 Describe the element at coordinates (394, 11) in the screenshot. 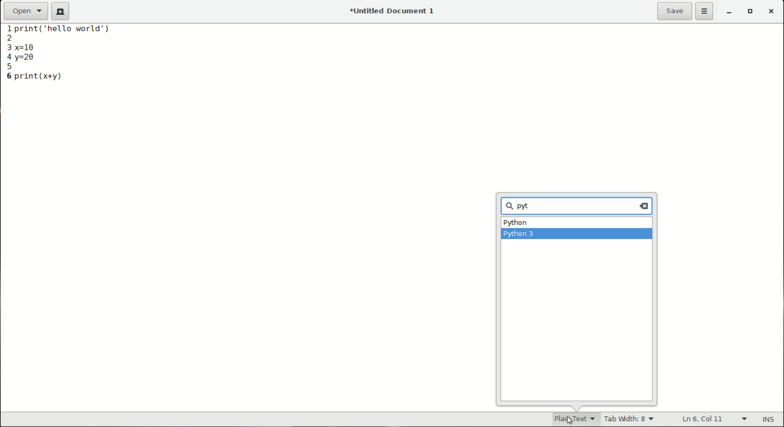

I see `file name` at that location.